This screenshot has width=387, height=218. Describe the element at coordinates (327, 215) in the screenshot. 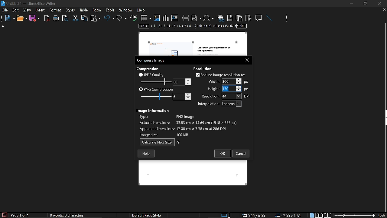

I see `book view` at that location.